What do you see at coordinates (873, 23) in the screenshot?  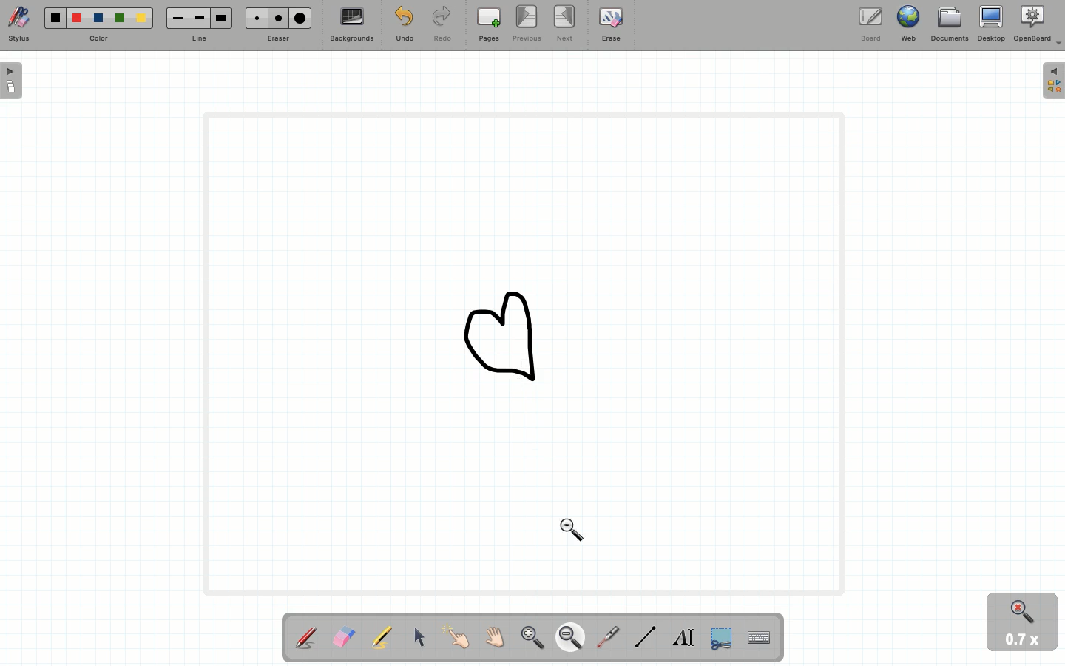 I see `Board` at bounding box center [873, 23].